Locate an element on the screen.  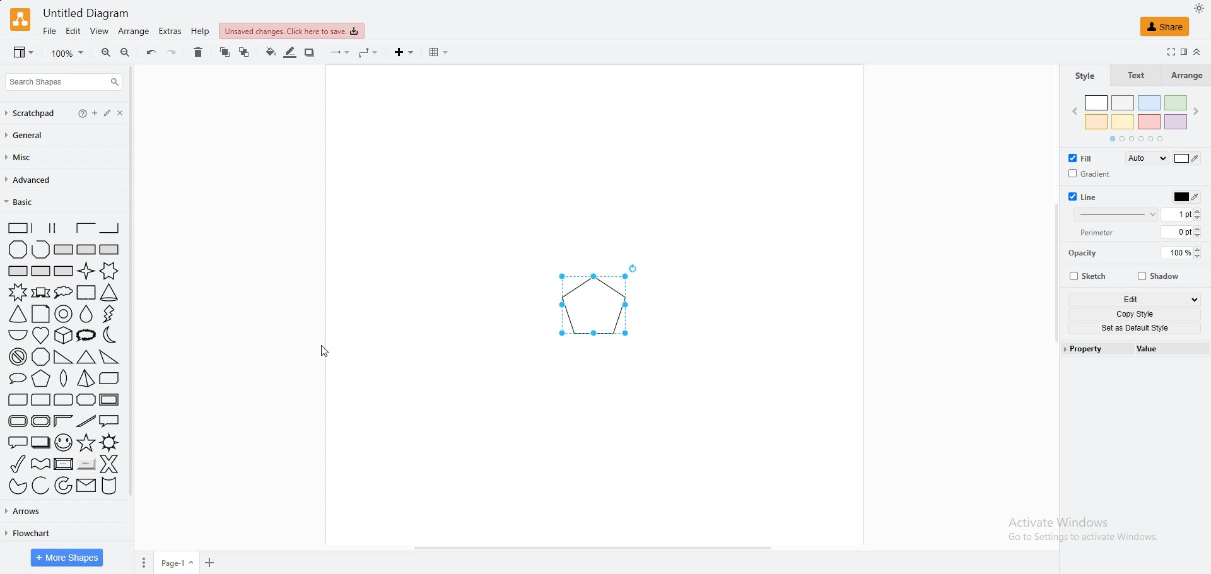
view is located at coordinates (100, 32).